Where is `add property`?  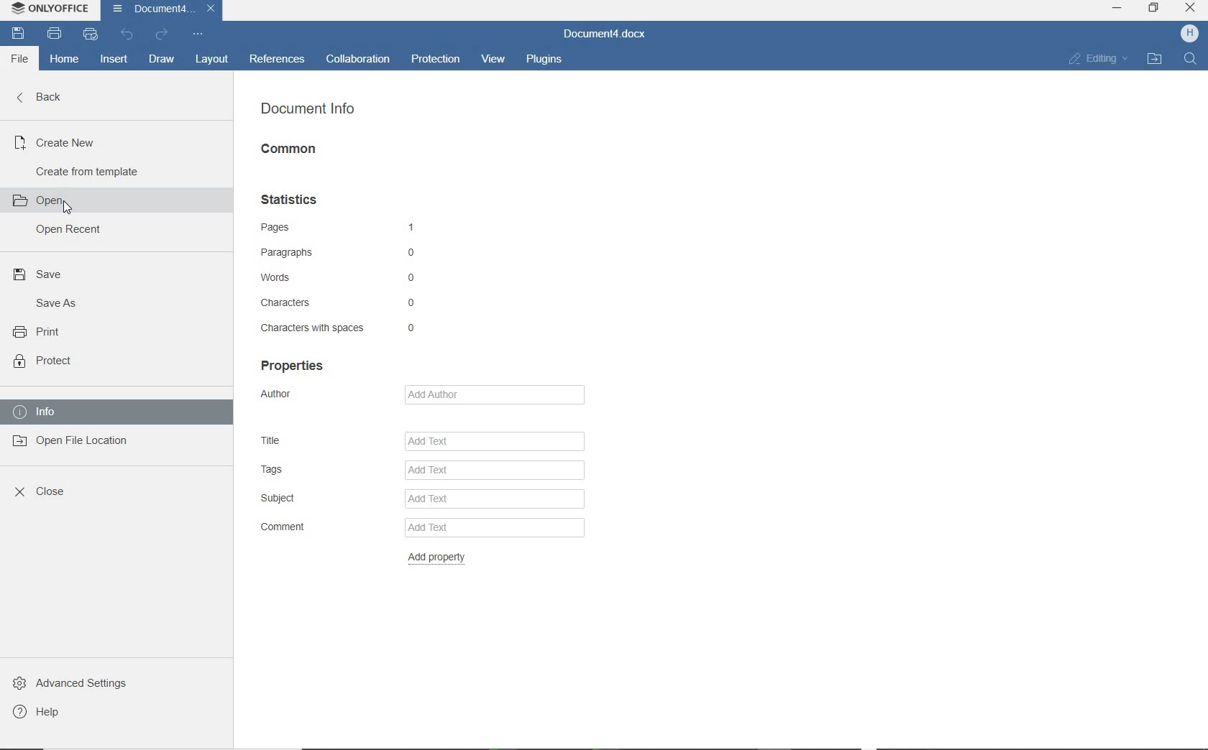
add property is located at coordinates (439, 555).